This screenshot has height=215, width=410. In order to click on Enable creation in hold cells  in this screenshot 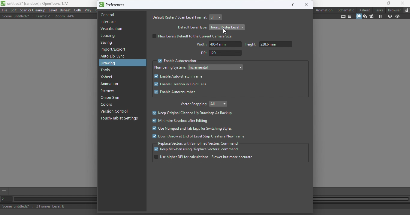, I will do `click(179, 85)`.